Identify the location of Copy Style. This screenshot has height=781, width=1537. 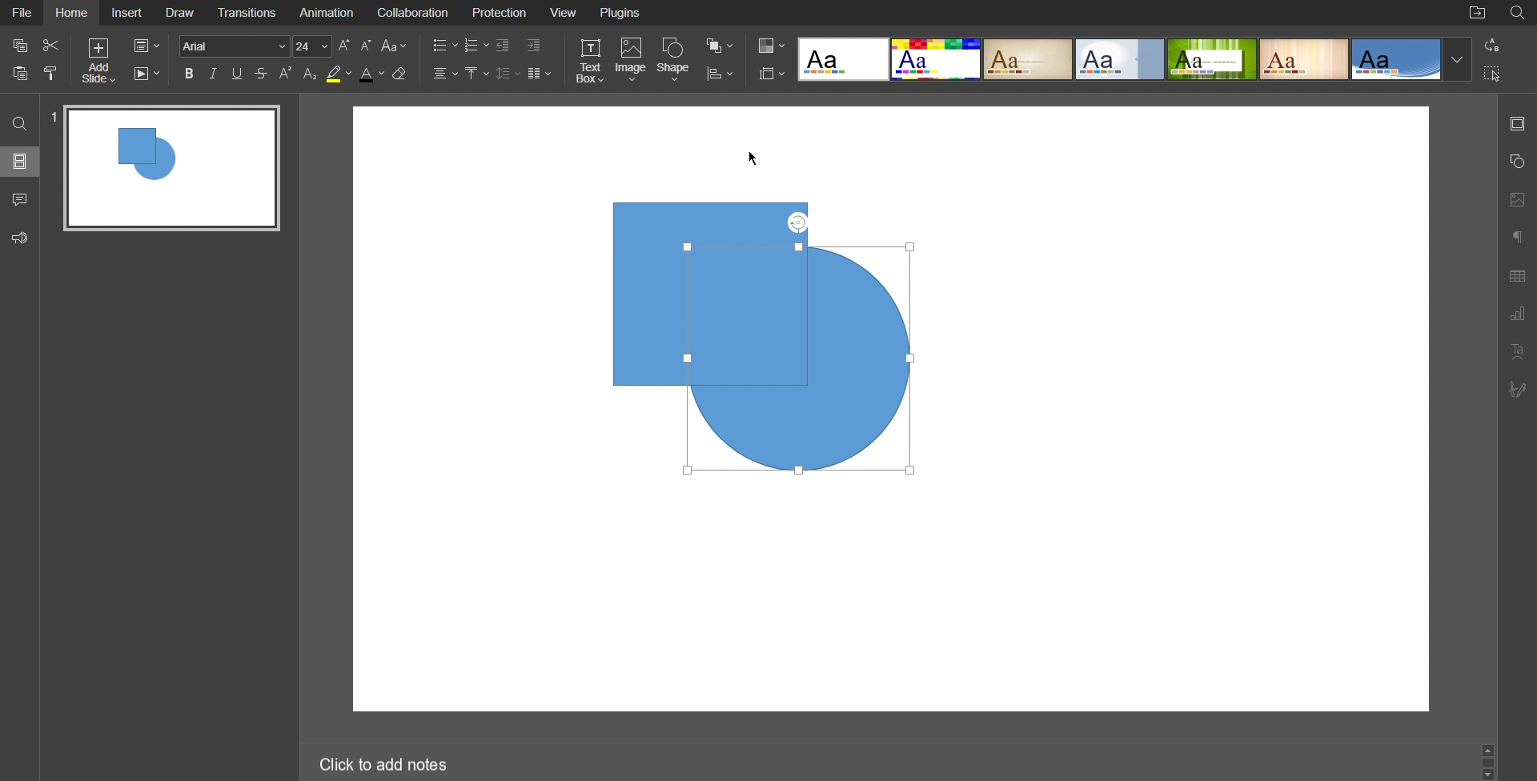
(51, 74).